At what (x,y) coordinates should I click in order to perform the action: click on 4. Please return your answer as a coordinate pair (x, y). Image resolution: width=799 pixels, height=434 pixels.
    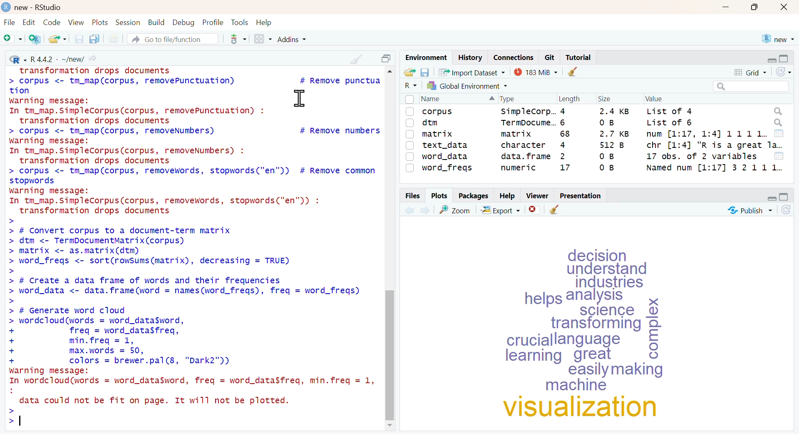
    Looking at the image, I should click on (561, 145).